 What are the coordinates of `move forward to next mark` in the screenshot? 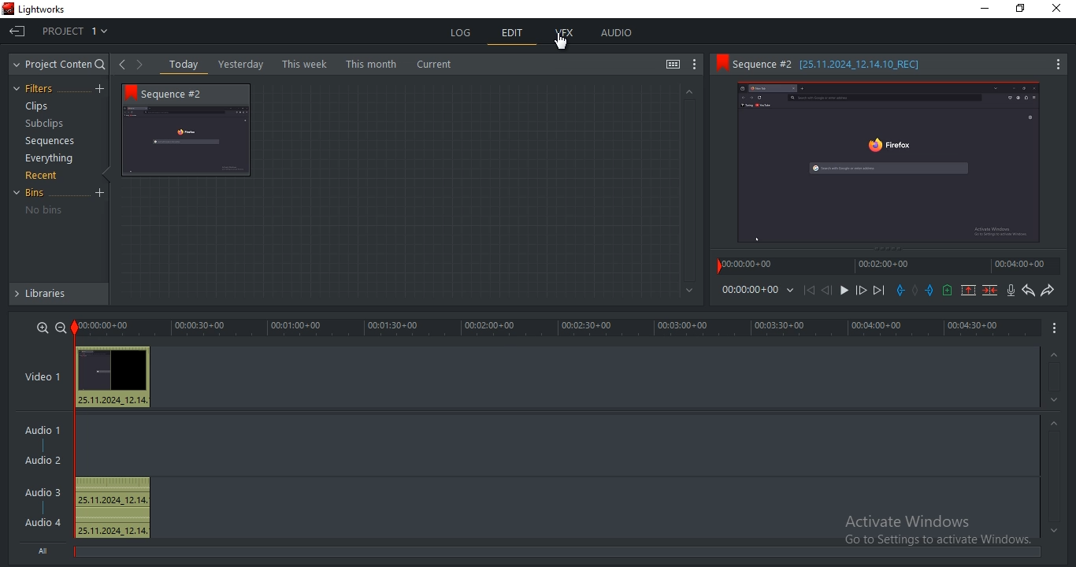 It's located at (878, 290).